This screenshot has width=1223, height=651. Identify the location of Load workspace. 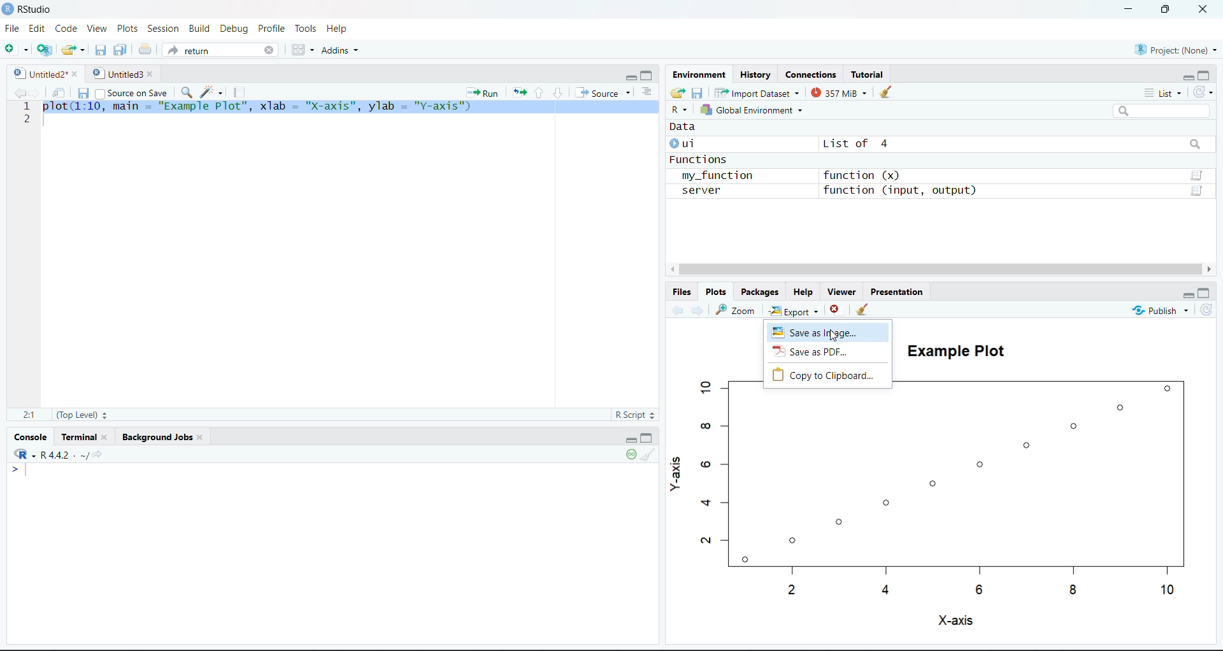
(678, 92).